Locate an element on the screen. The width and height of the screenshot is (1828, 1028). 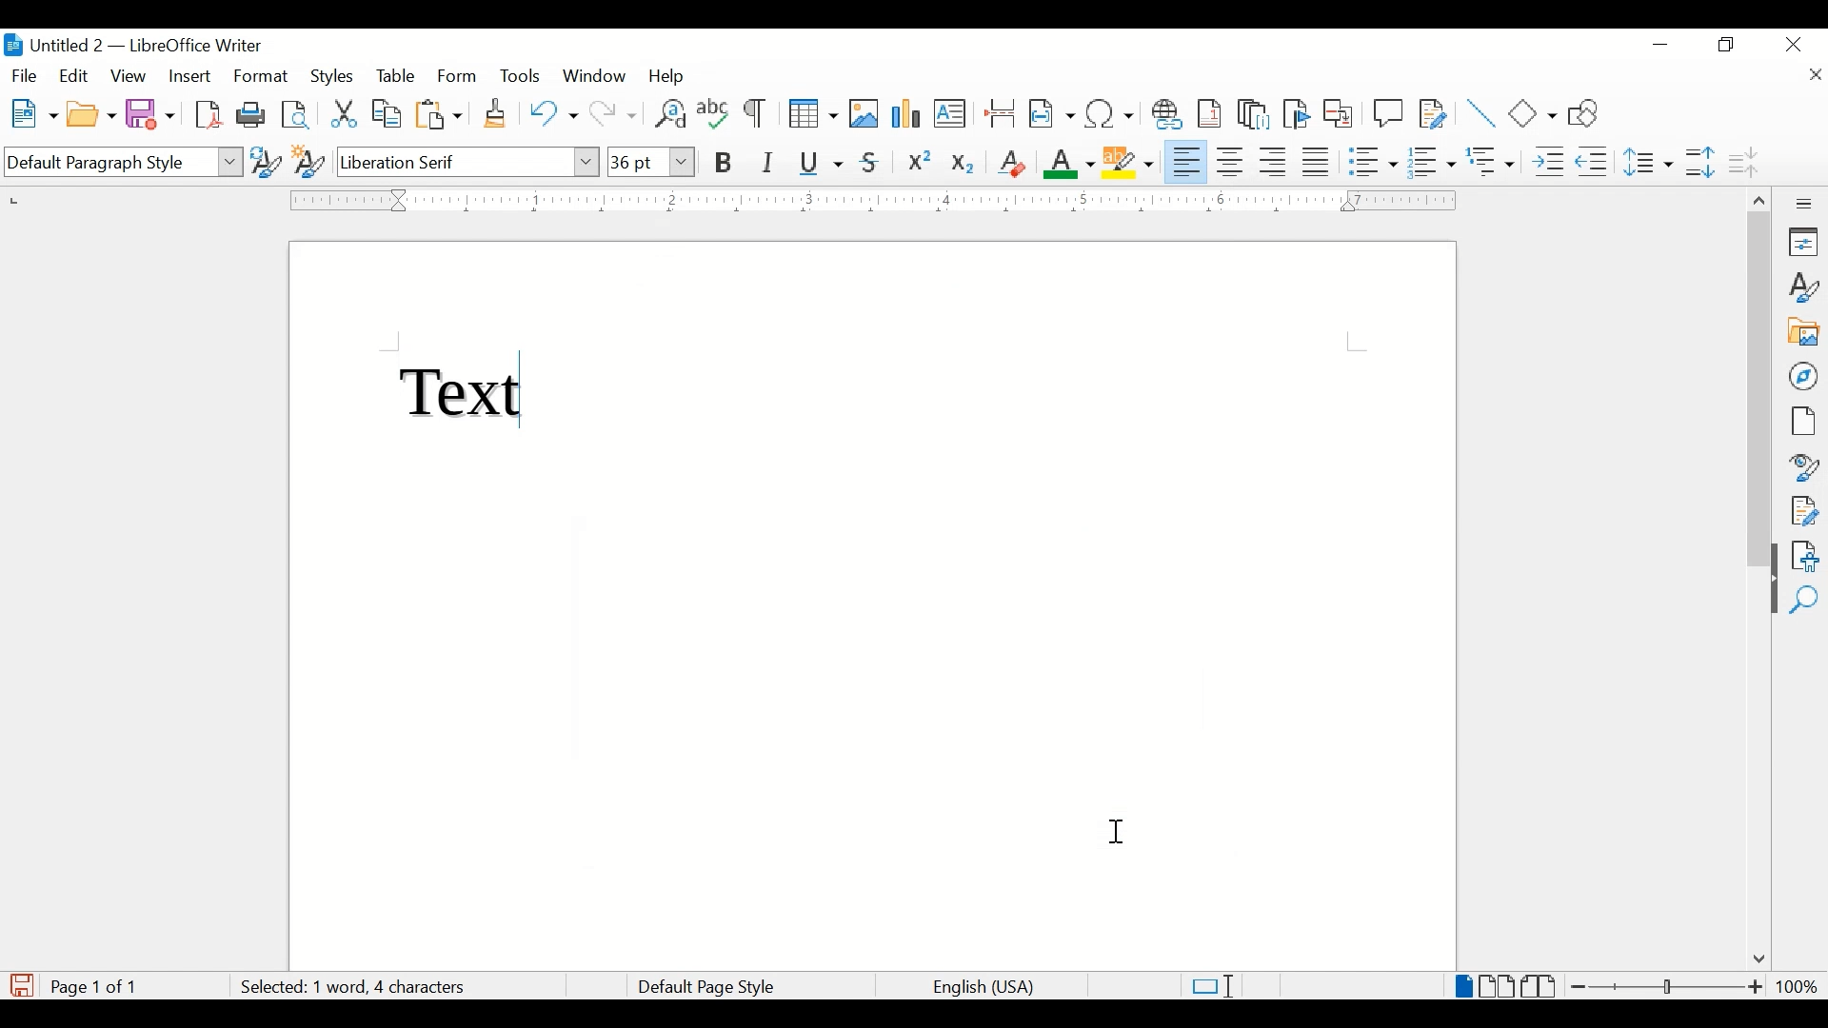
align left is located at coordinates (1187, 160).